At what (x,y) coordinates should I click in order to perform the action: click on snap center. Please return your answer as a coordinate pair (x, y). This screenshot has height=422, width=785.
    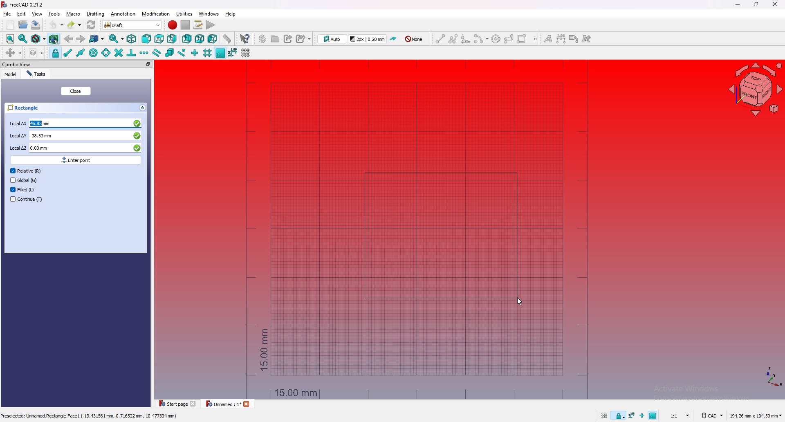
    Looking at the image, I should click on (93, 53).